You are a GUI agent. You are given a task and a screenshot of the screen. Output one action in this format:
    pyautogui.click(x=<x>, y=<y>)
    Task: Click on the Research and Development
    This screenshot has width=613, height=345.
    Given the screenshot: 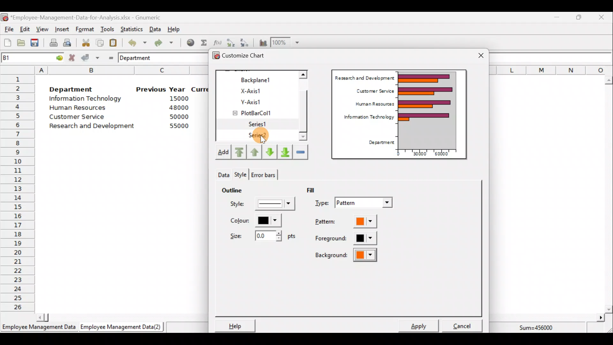 What is the action you would take?
    pyautogui.click(x=94, y=127)
    